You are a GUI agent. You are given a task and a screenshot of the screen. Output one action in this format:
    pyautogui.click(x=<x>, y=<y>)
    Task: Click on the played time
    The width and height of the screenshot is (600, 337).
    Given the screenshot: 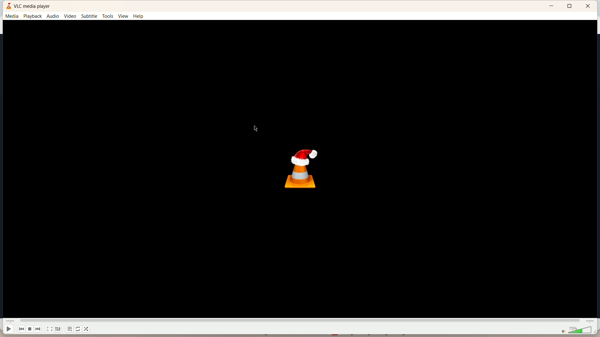 What is the action you would take?
    pyautogui.click(x=10, y=321)
    